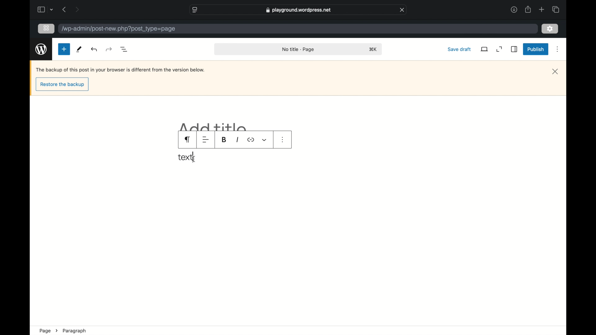 The image size is (596, 335). Describe the element at coordinates (373, 49) in the screenshot. I see `shortcut` at that location.